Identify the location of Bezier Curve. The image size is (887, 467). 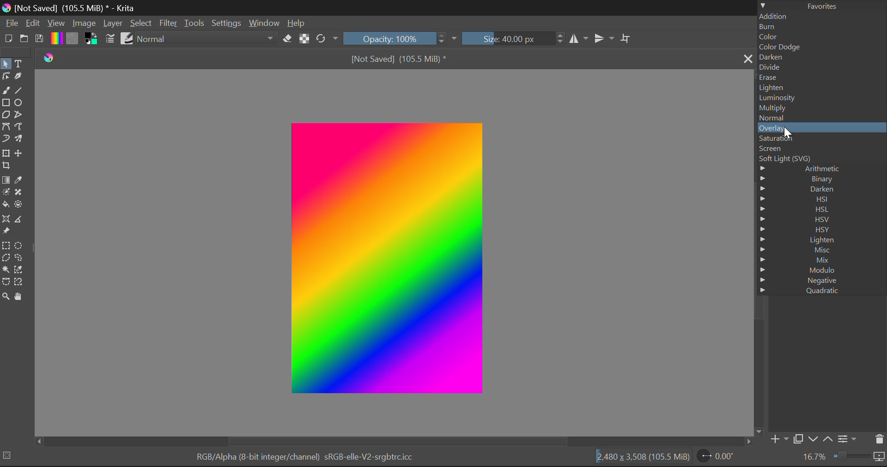
(6, 126).